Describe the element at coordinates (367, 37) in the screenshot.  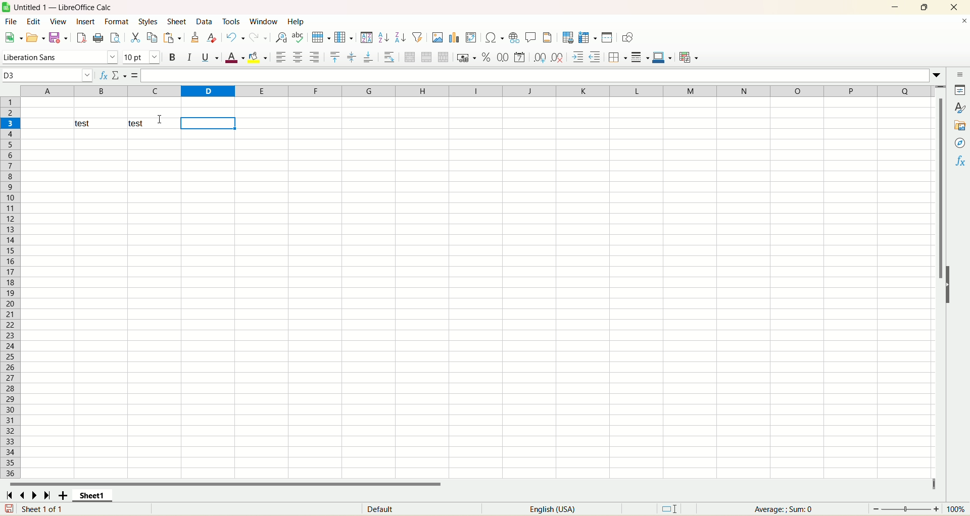
I see `sort` at that location.